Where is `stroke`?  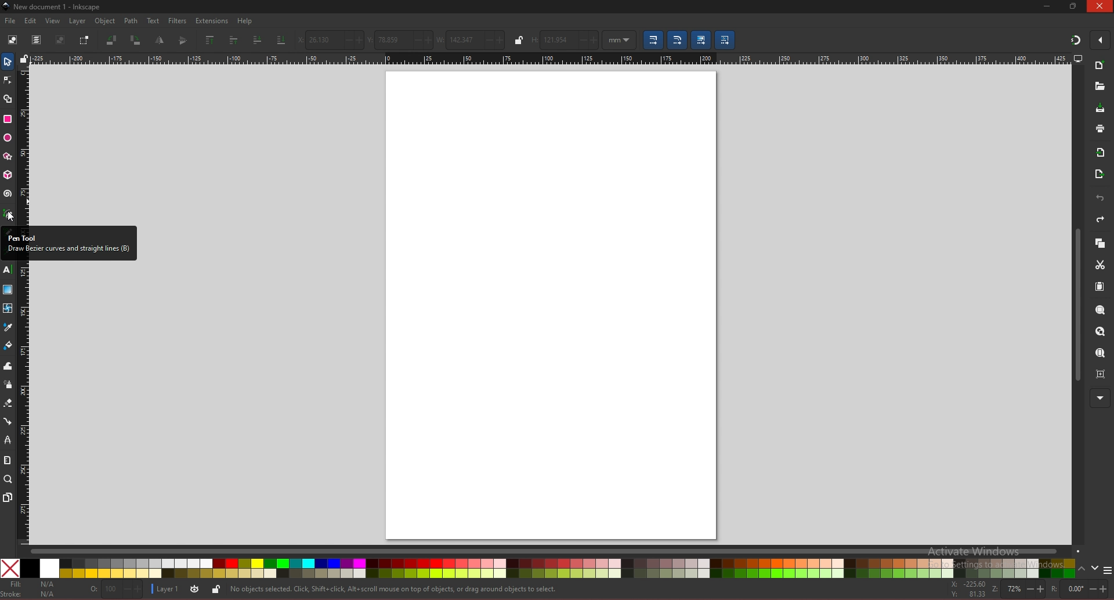
stroke is located at coordinates (31, 594).